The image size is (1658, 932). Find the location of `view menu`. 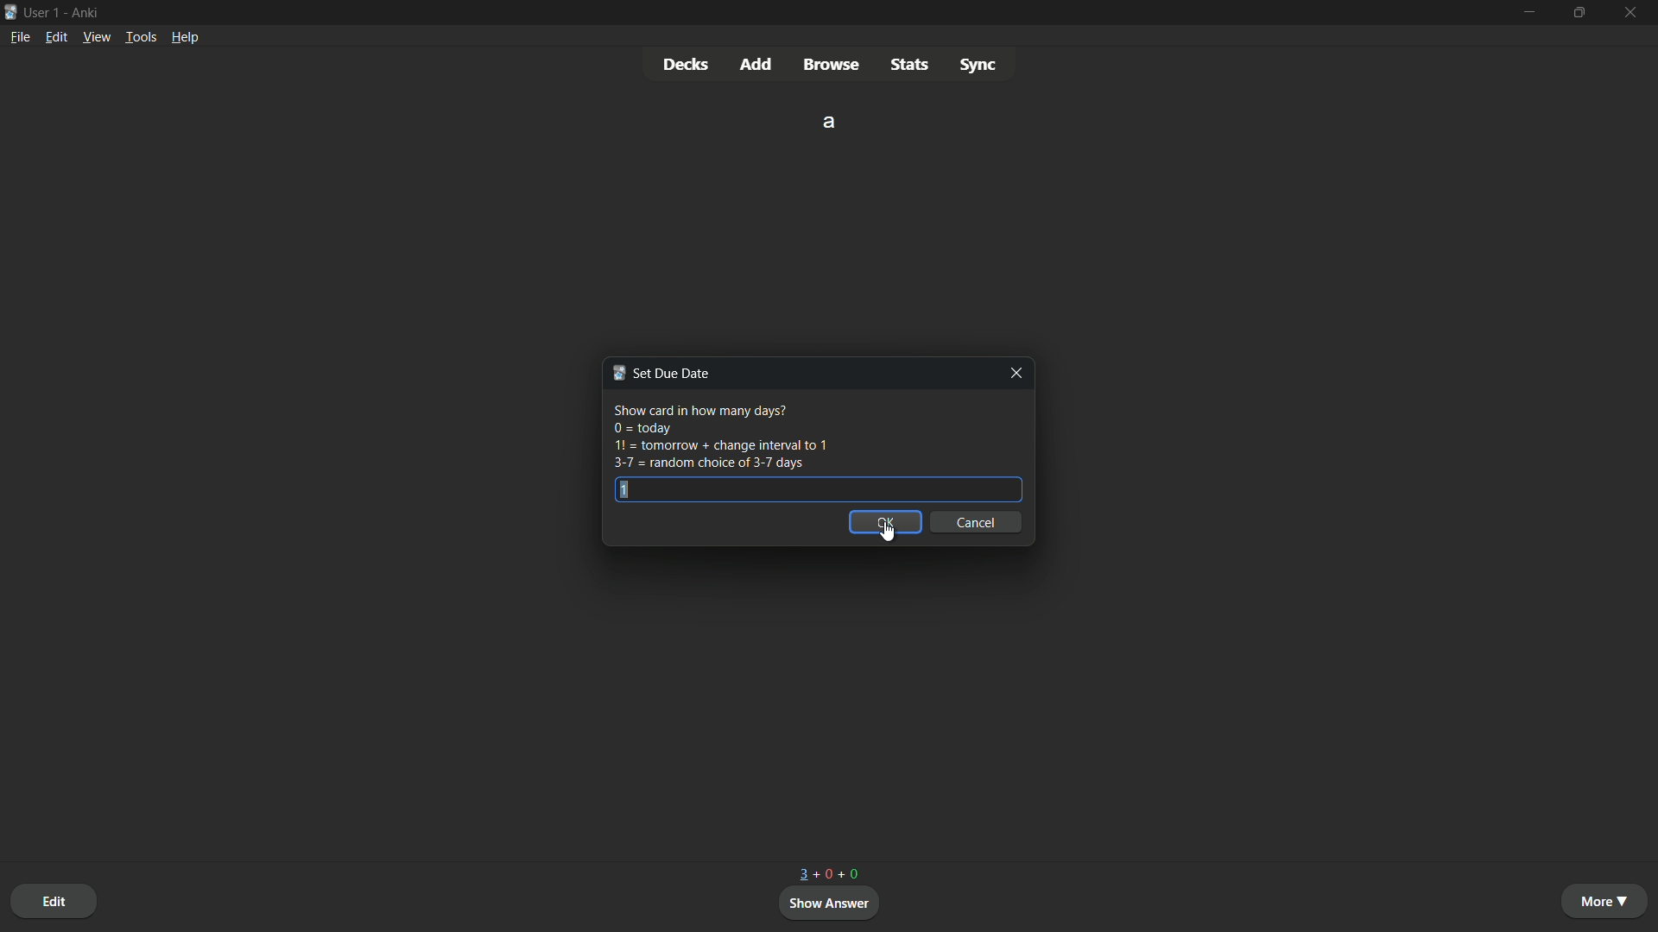

view menu is located at coordinates (97, 37).